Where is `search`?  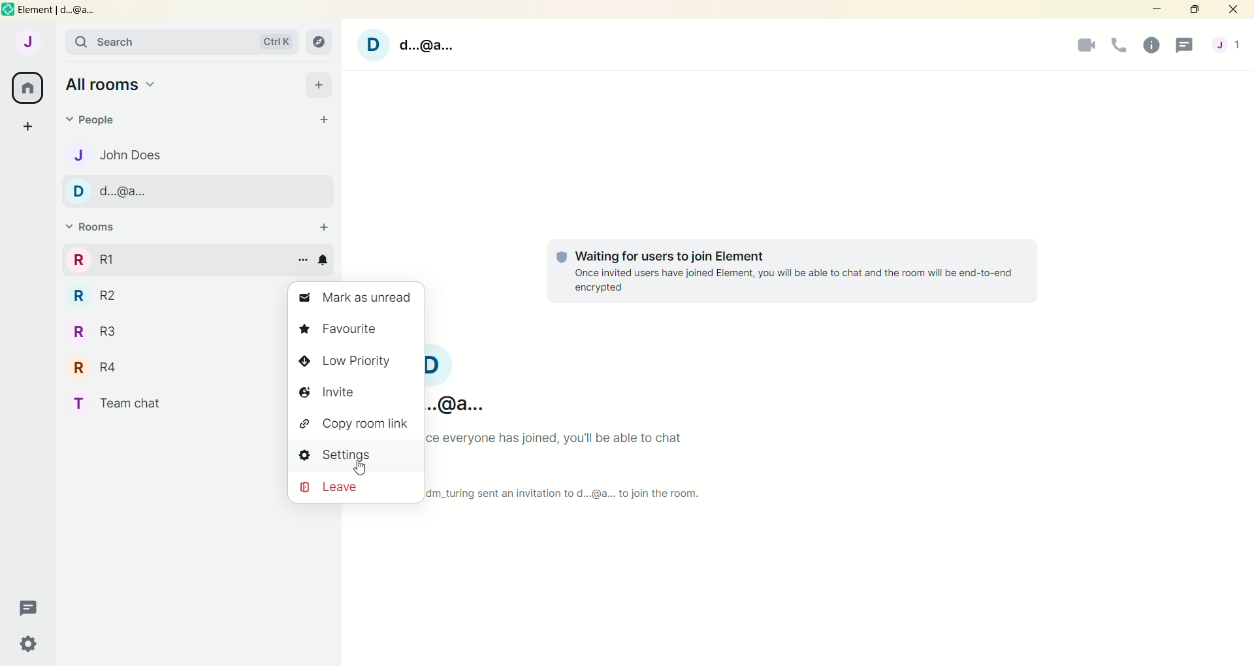
search is located at coordinates (182, 41).